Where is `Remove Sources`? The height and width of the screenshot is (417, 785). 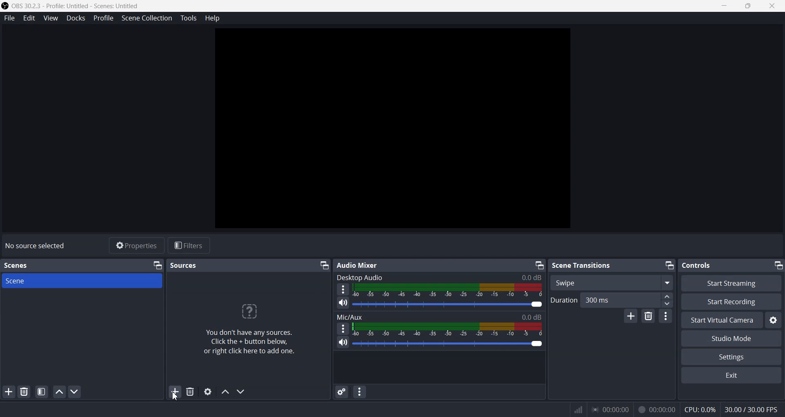 Remove Sources is located at coordinates (190, 391).